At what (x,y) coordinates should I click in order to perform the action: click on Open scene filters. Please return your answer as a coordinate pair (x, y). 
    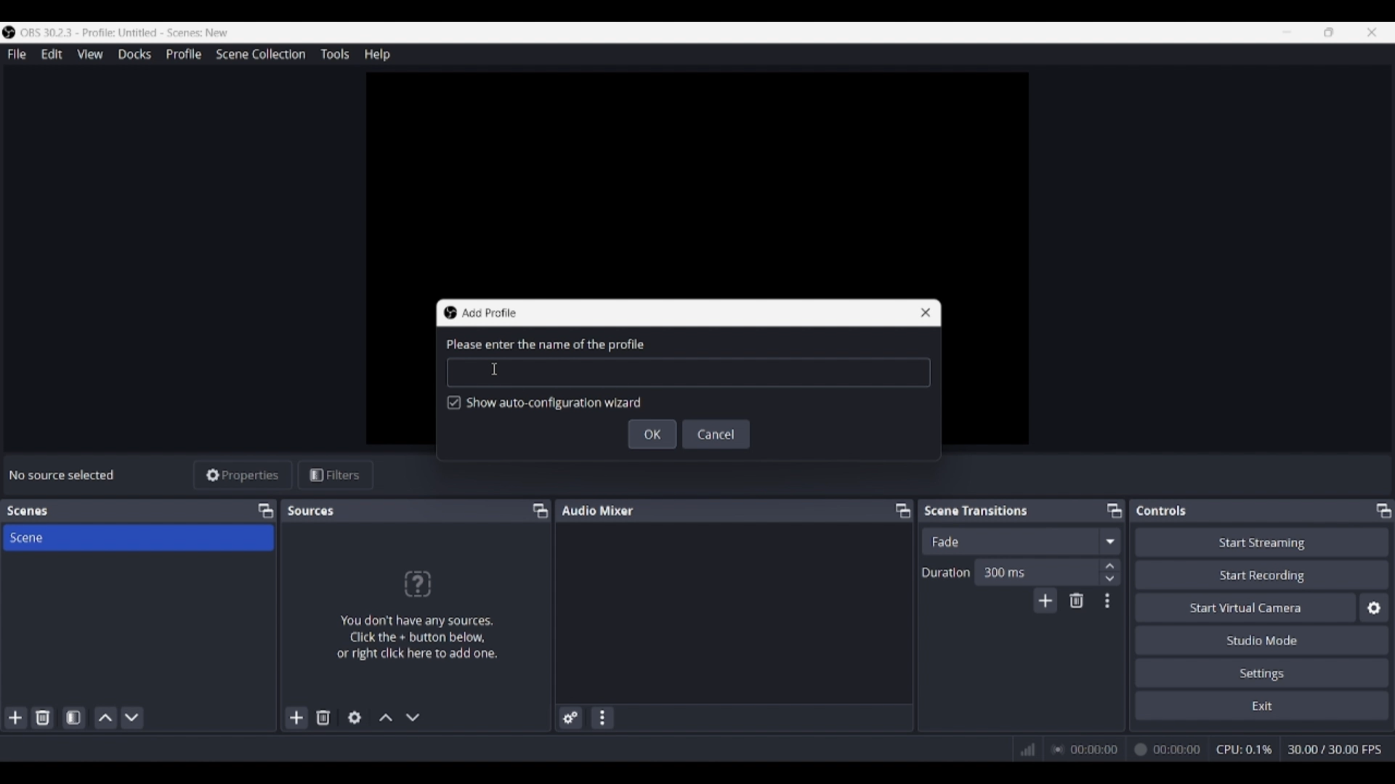
    Looking at the image, I should click on (73, 717).